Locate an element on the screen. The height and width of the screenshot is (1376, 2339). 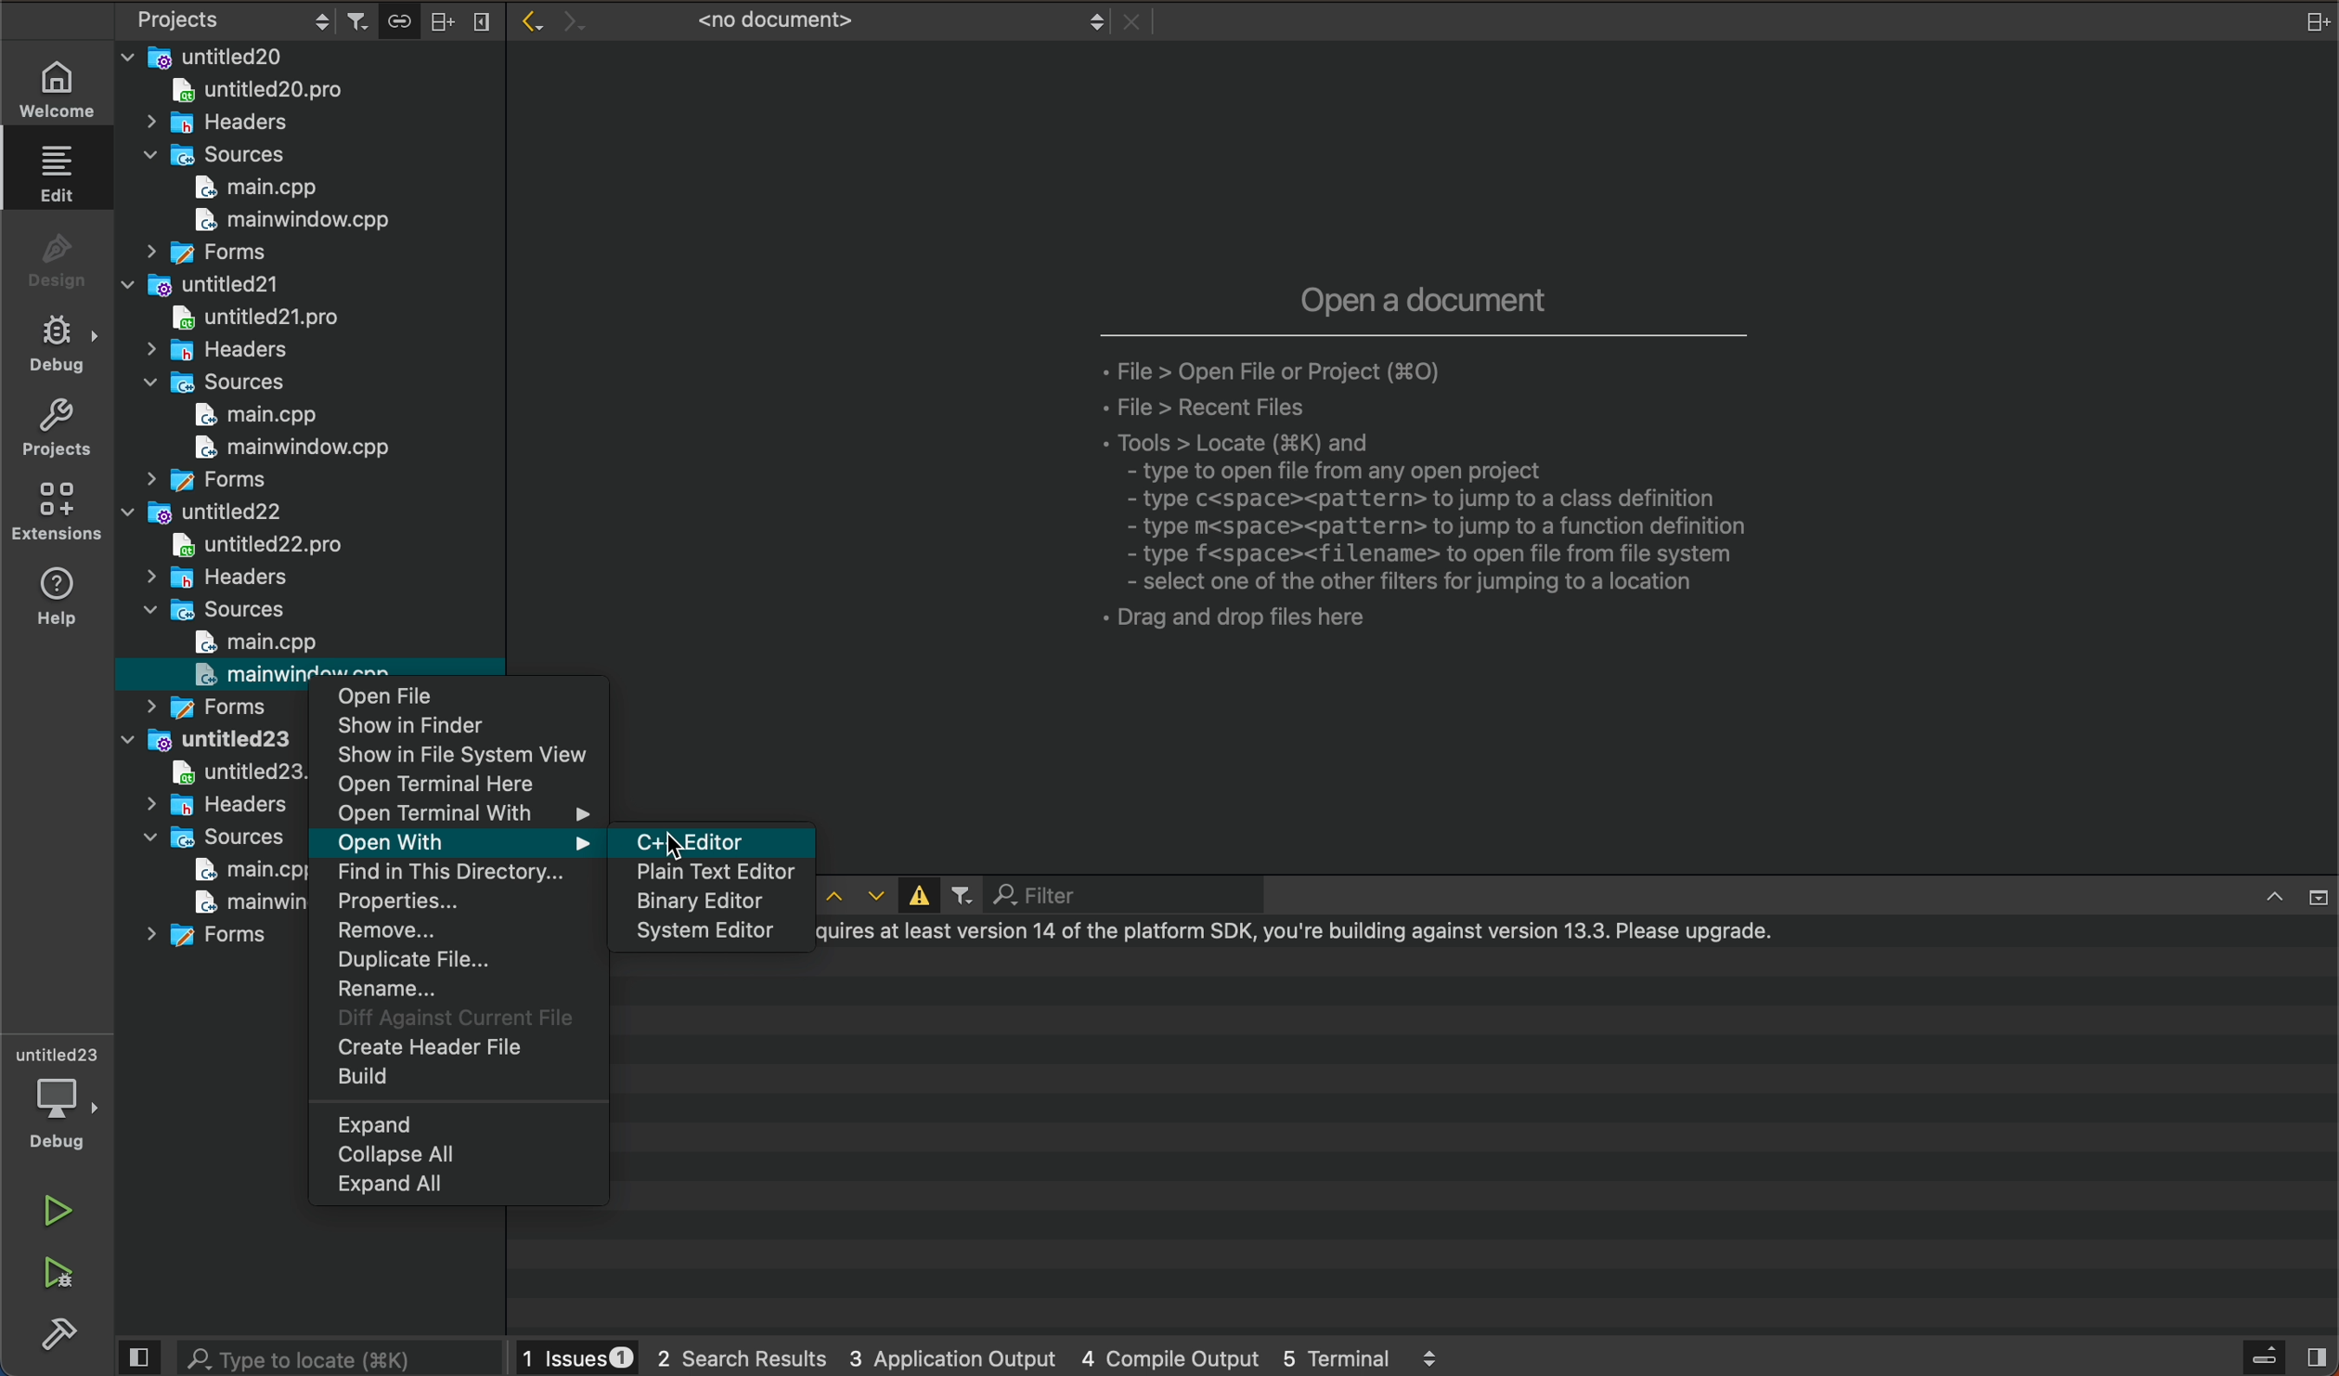
show in file is located at coordinates (466, 756).